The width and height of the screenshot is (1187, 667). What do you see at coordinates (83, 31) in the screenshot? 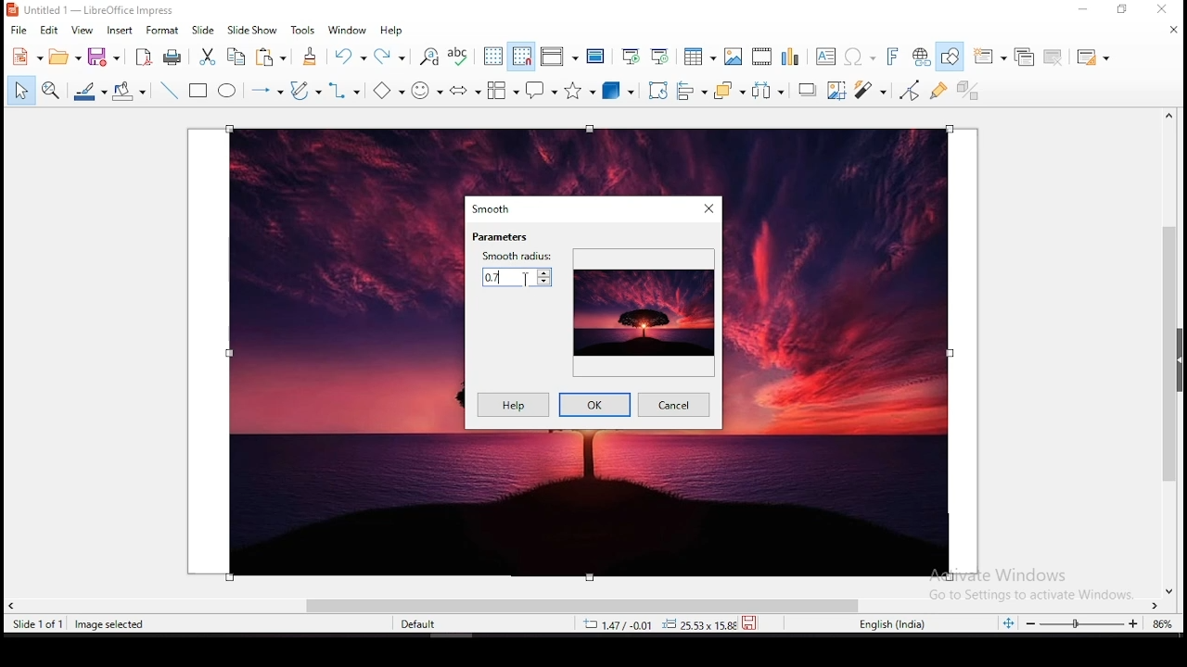
I see `view` at bounding box center [83, 31].